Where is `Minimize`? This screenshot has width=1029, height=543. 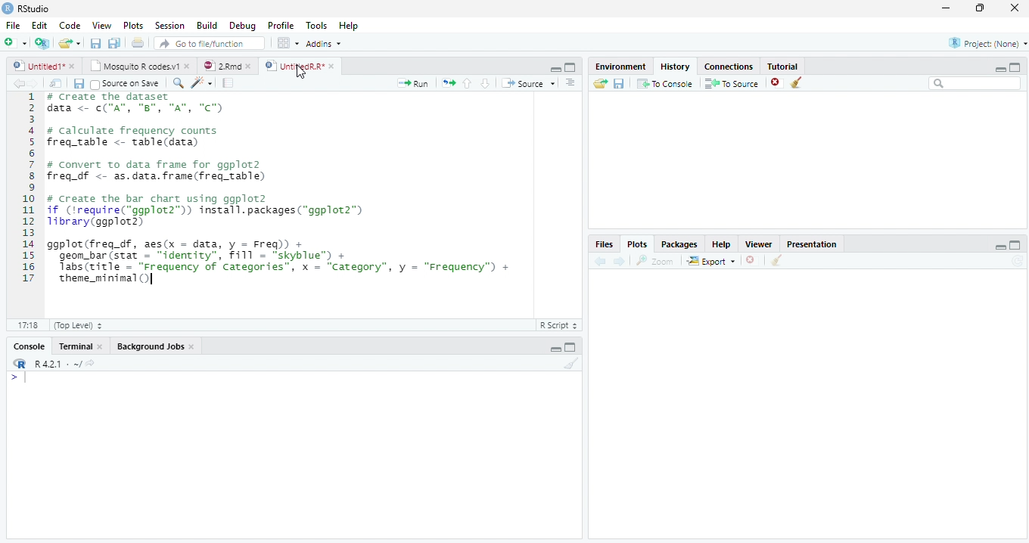 Minimize is located at coordinates (553, 68).